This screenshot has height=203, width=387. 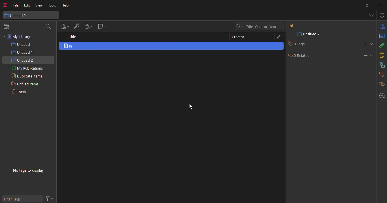 I want to click on add attach, so click(x=88, y=27).